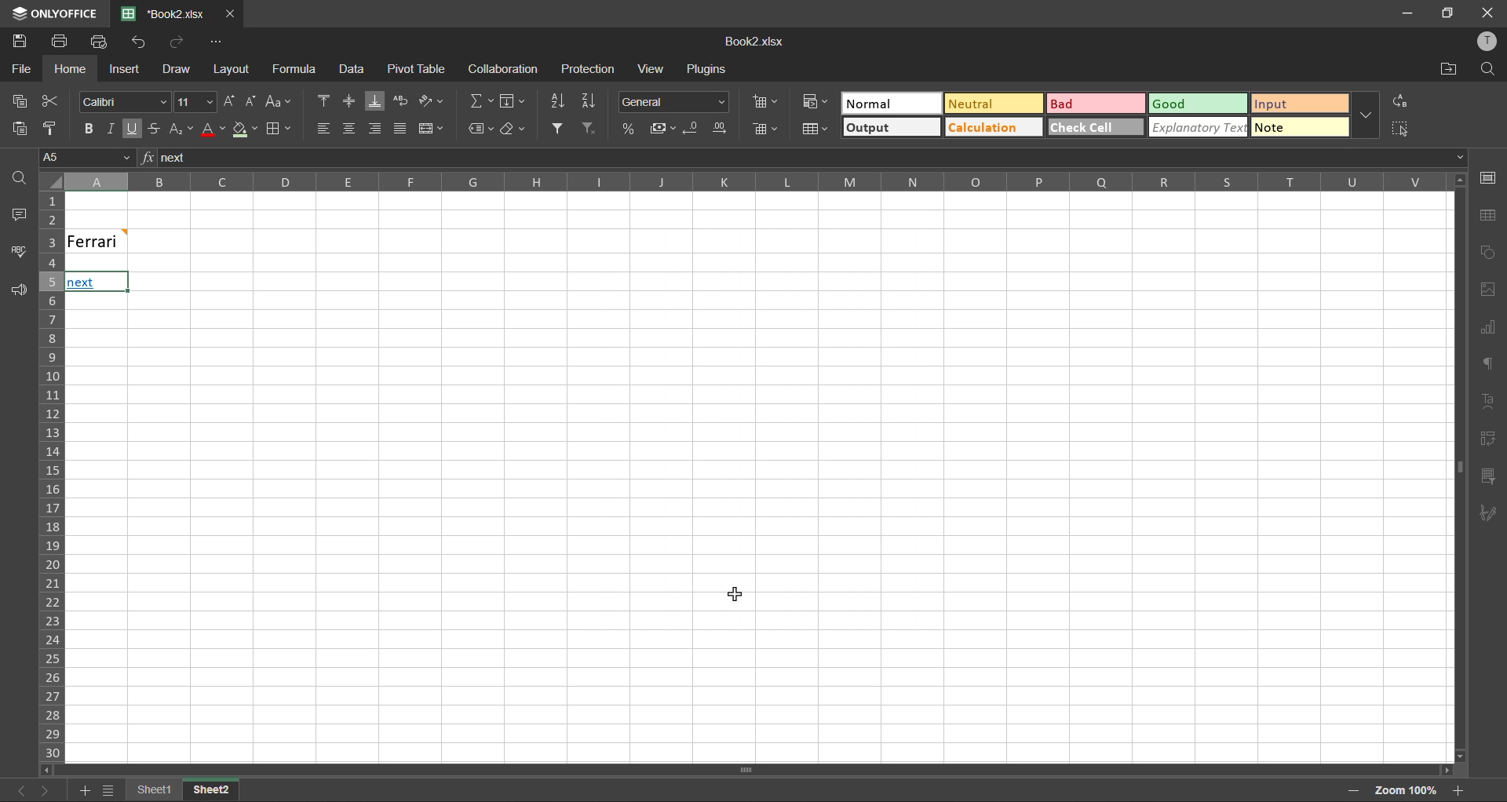 This screenshot has width=1507, height=802. I want to click on summation, so click(480, 100).